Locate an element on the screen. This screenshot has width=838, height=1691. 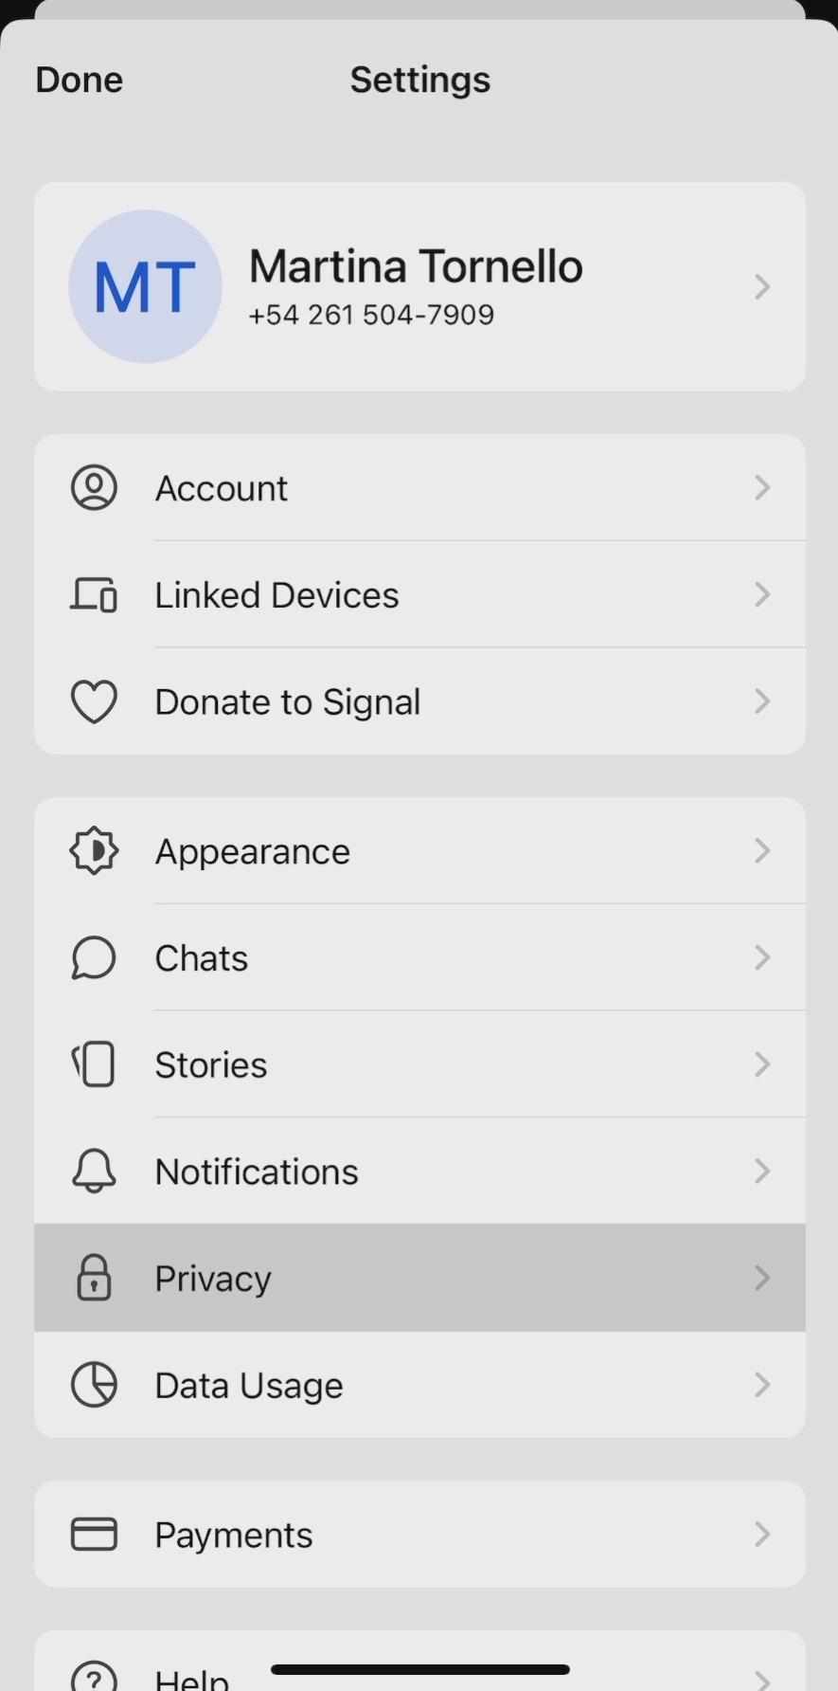
notifications is located at coordinates (420, 1174).